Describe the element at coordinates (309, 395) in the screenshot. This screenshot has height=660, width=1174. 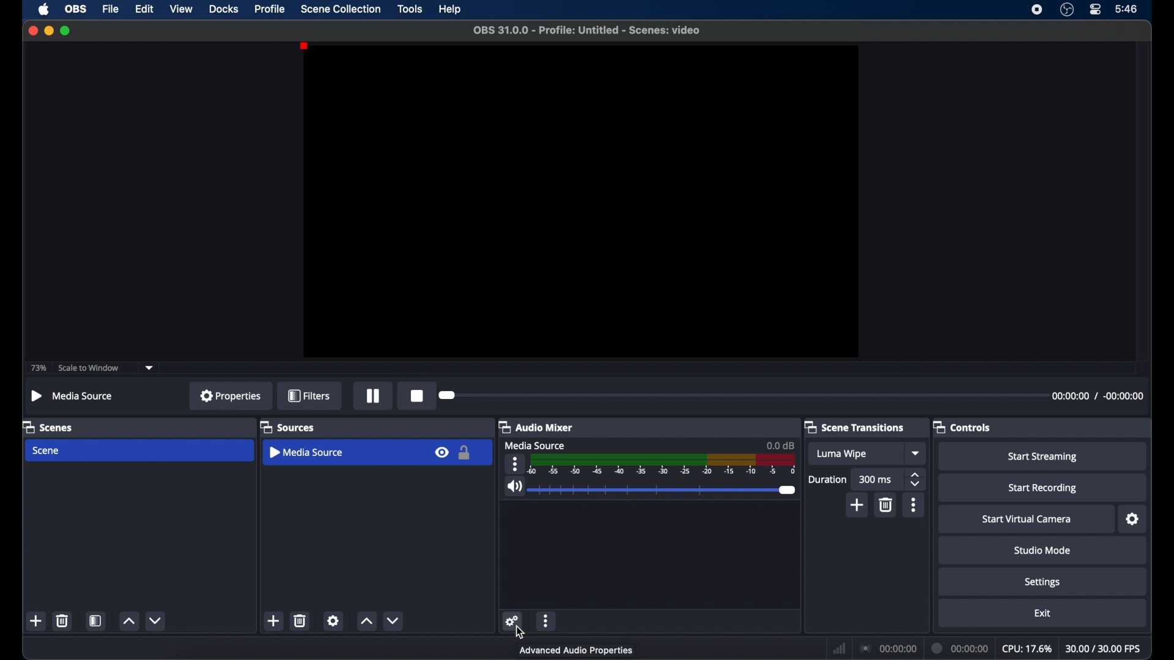
I see `filters` at that location.